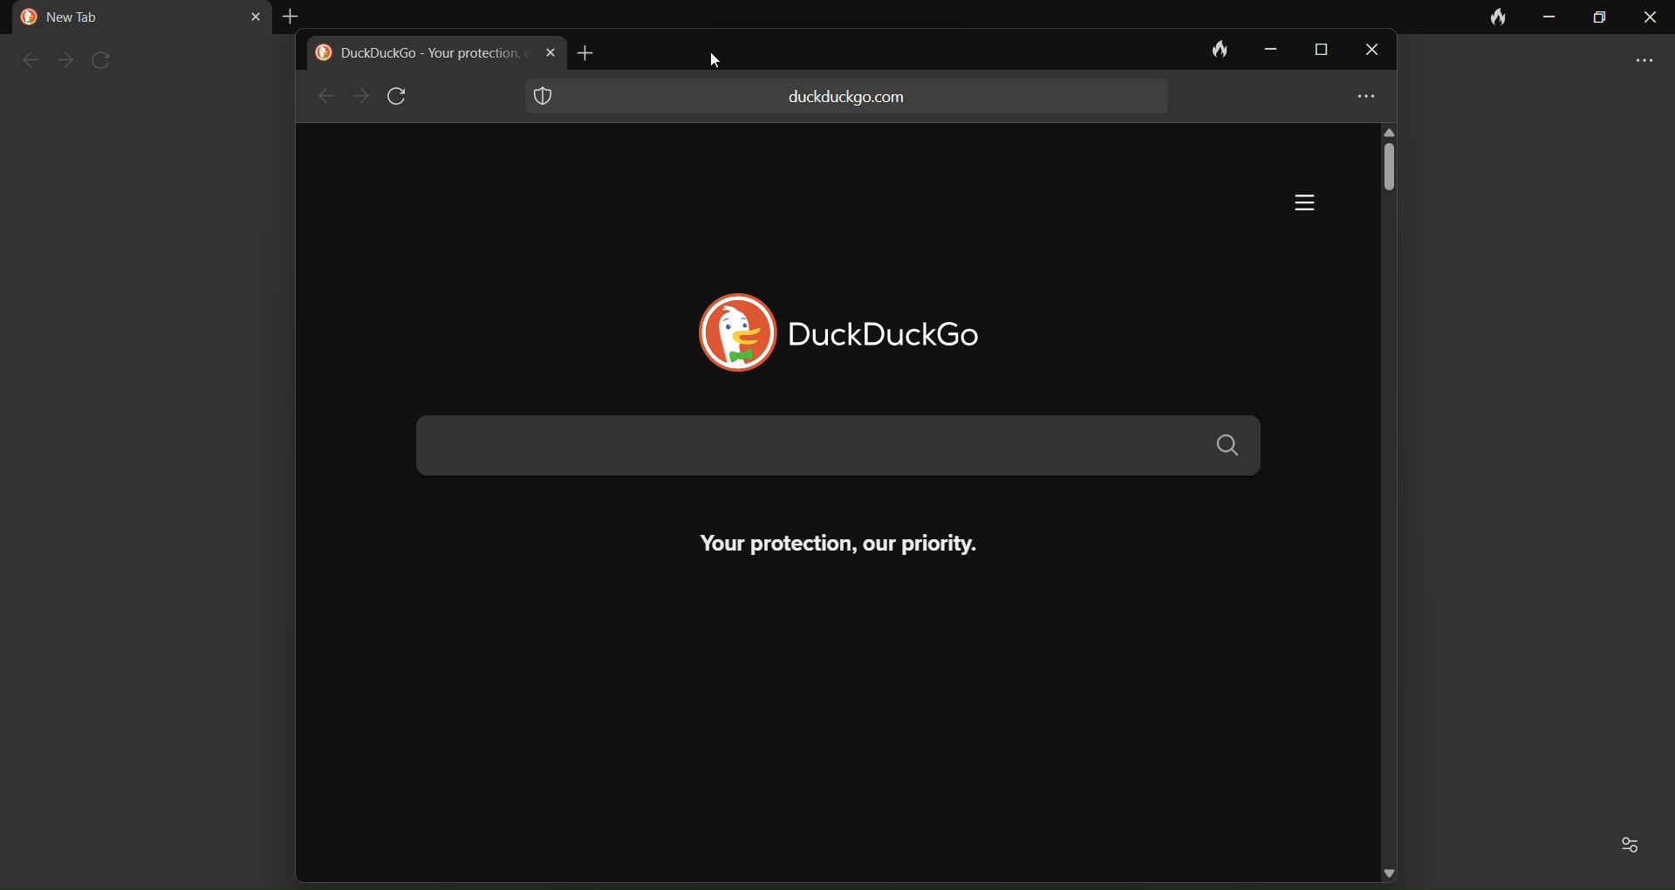 The height and width of the screenshot is (890, 1675). Describe the element at coordinates (836, 447) in the screenshot. I see `search bar` at that location.